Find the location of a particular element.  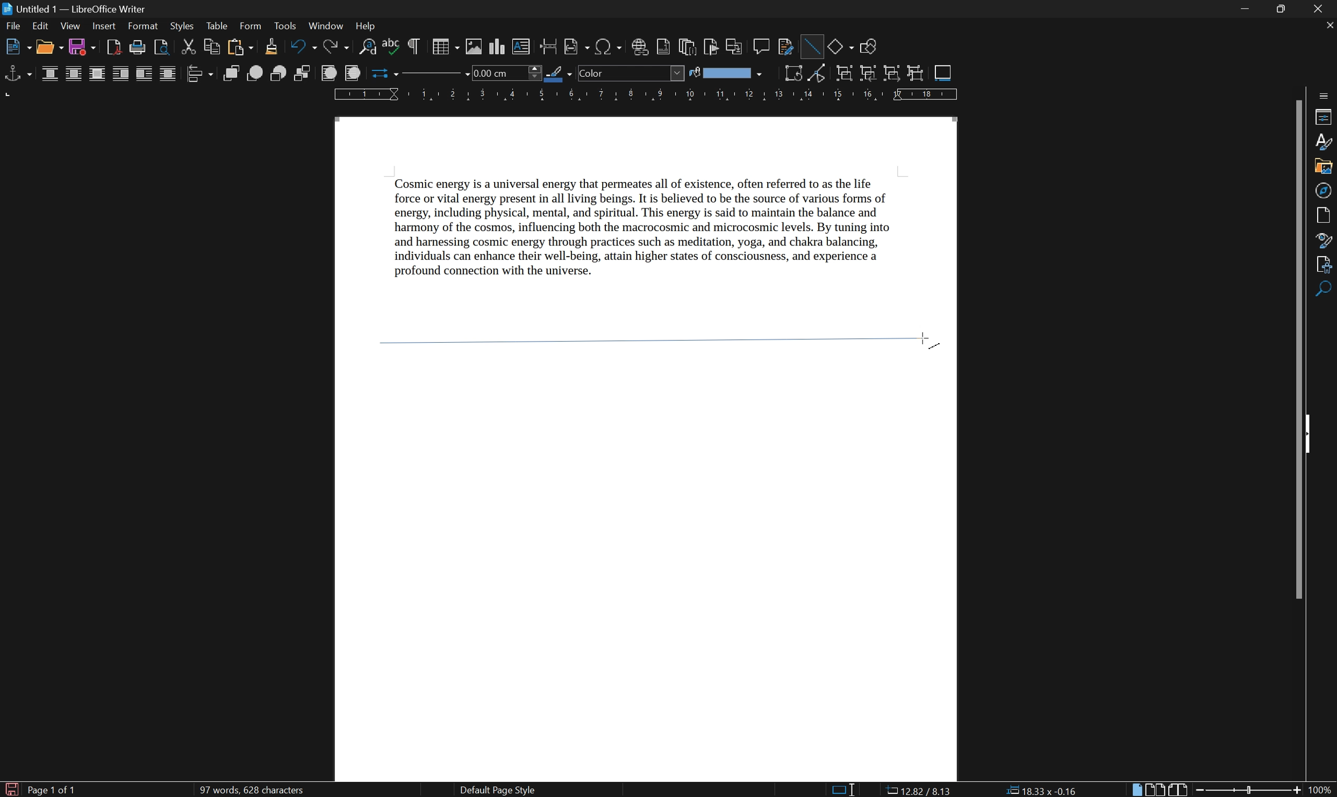

parallel is located at coordinates (75, 75).